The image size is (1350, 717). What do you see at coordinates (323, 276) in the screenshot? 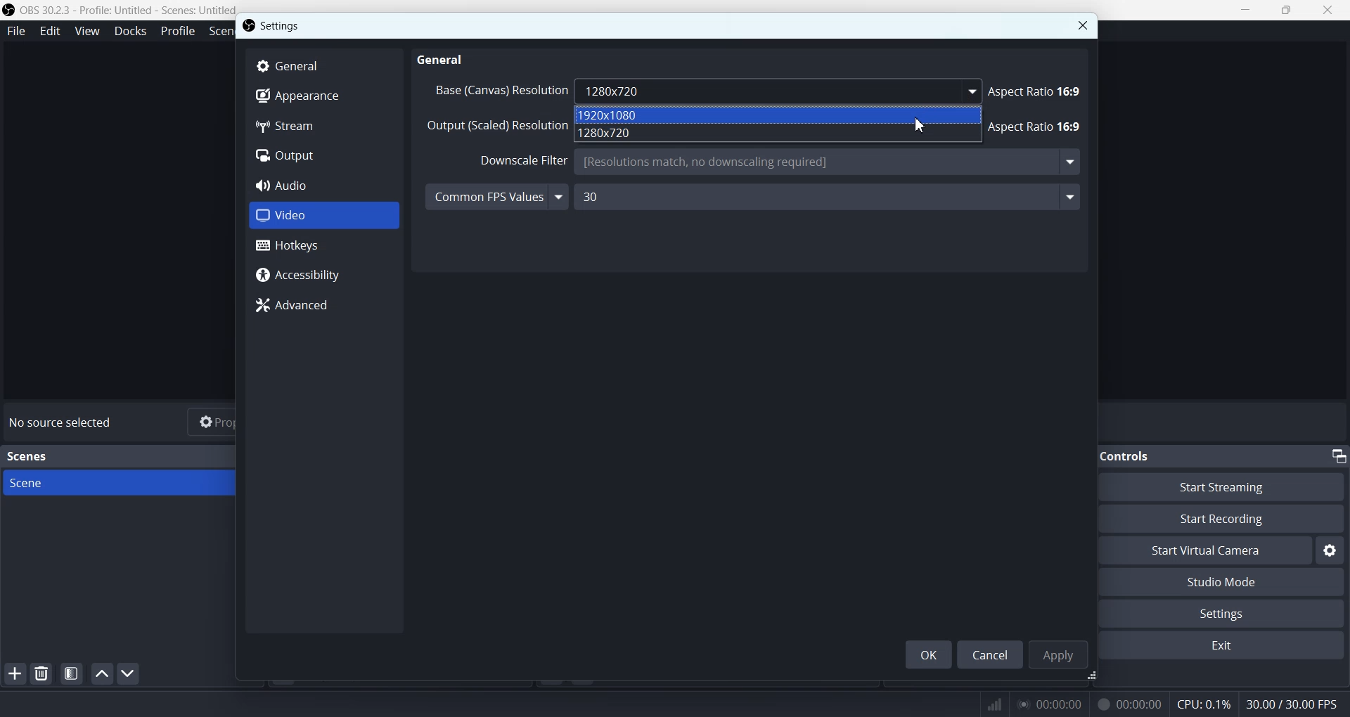
I see `Accessibility` at bounding box center [323, 276].